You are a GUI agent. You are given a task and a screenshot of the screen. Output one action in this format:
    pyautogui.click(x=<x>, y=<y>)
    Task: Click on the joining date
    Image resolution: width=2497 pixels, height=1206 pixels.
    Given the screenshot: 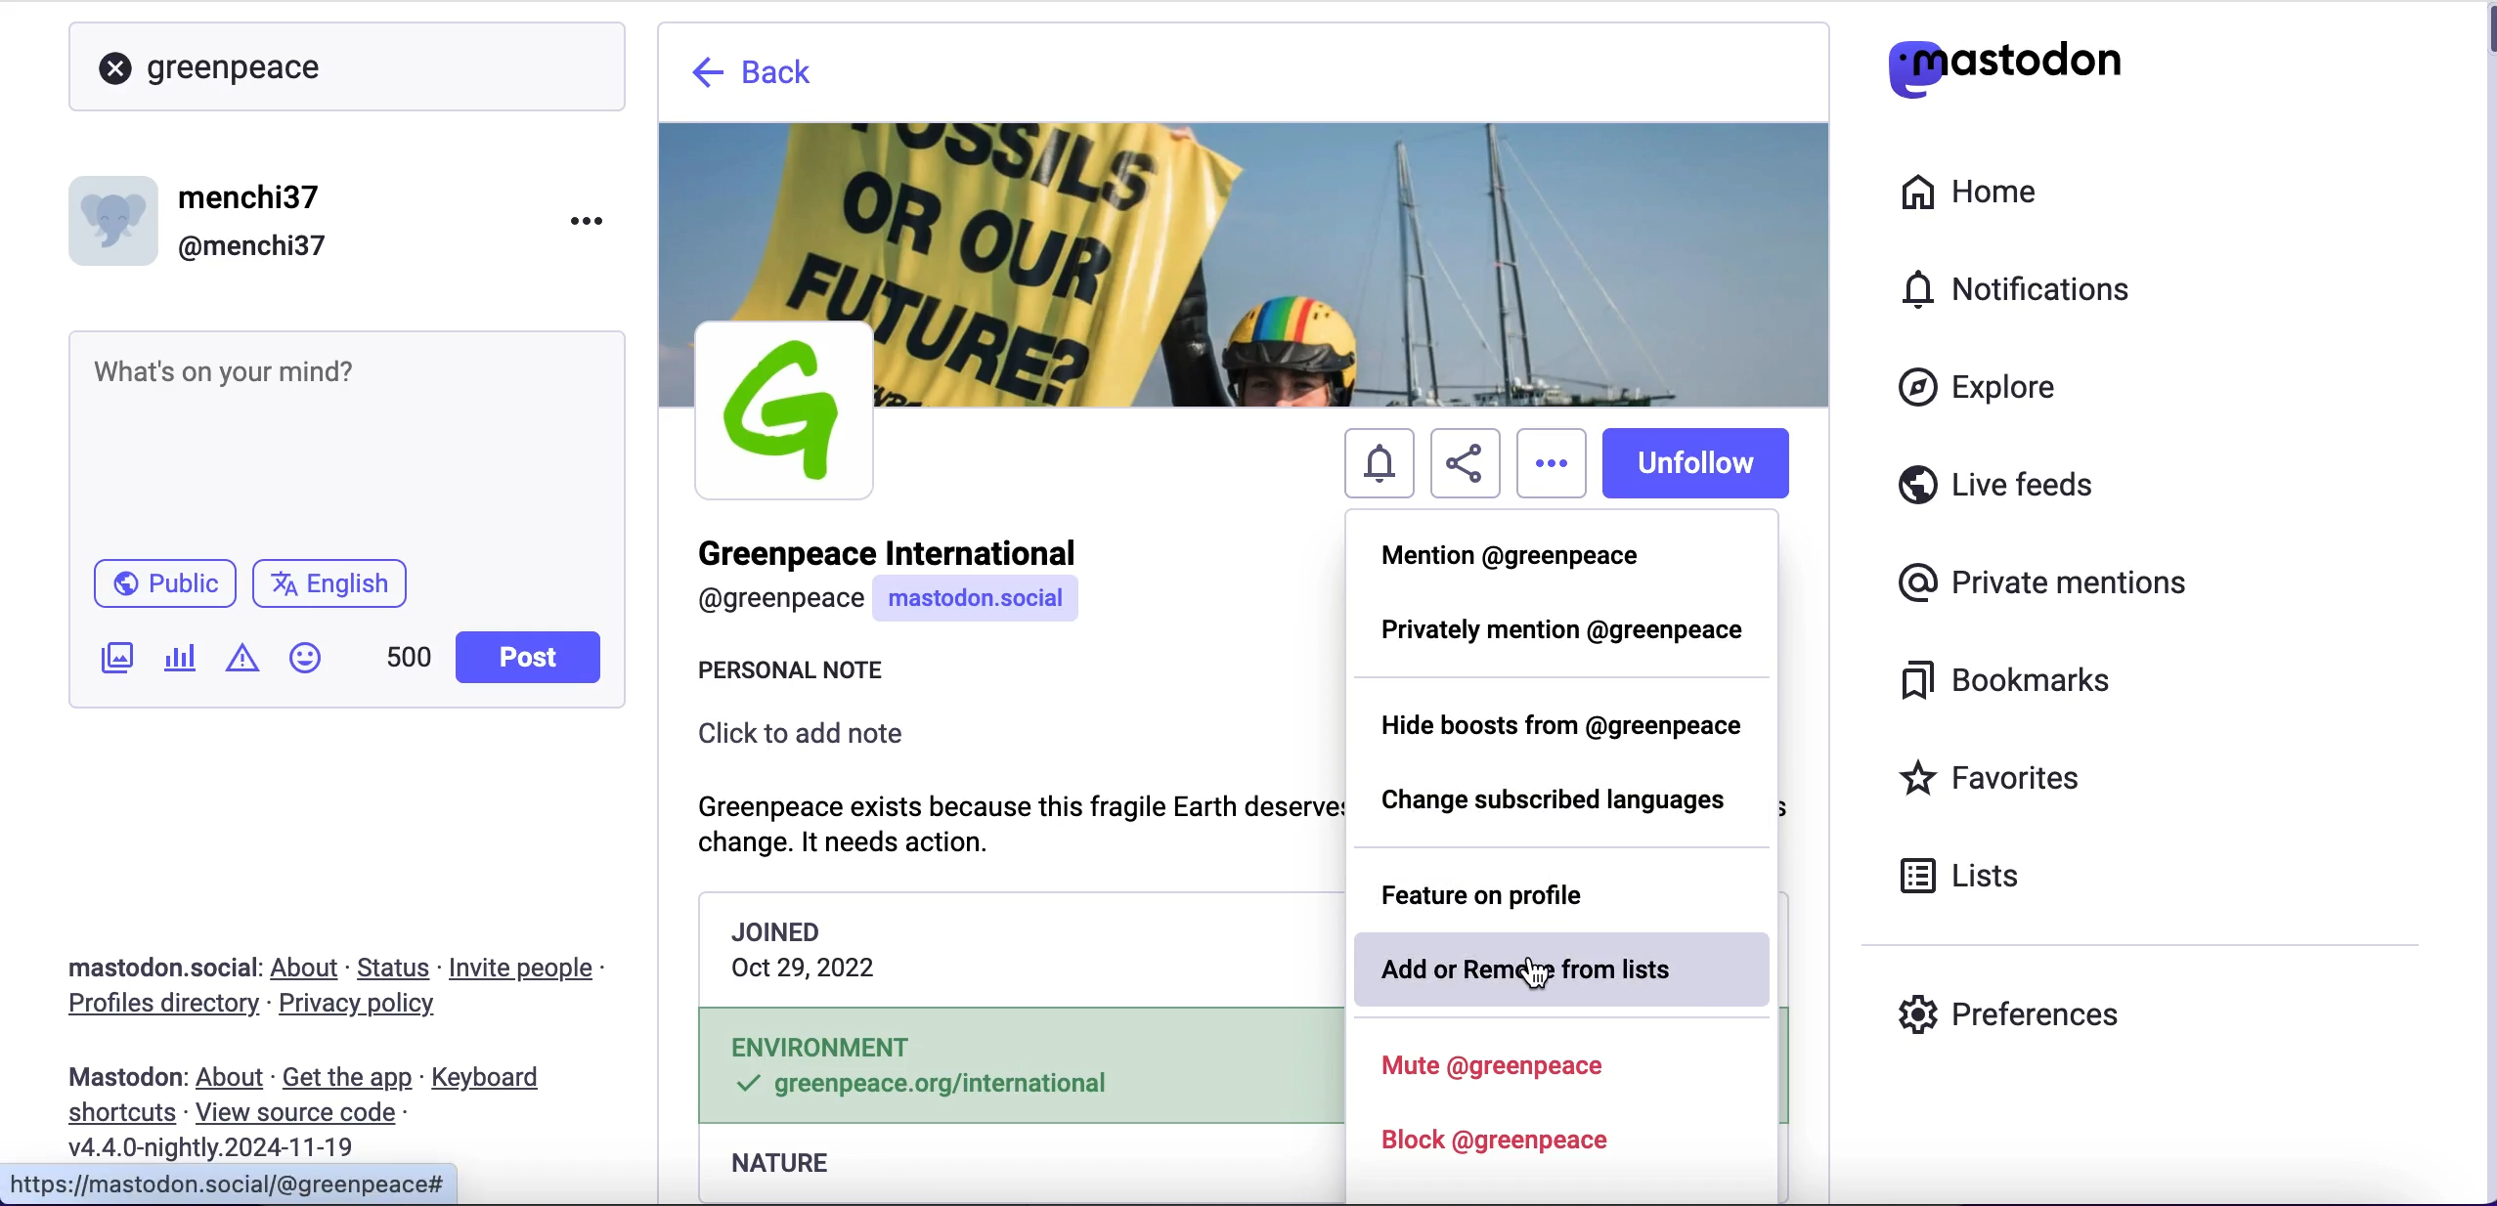 What is the action you would take?
    pyautogui.click(x=1024, y=951)
    